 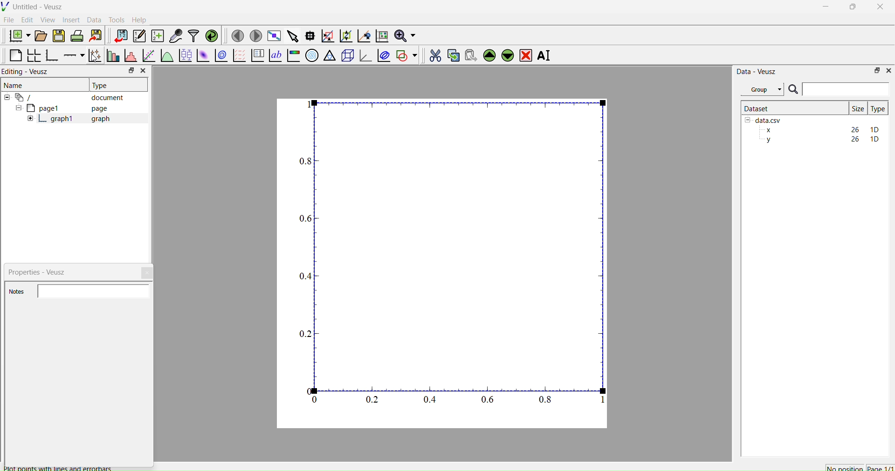 What do you see at coordinates (292, 36) in the screenshot?
I see `Select items` at bounding box center [292, 36].